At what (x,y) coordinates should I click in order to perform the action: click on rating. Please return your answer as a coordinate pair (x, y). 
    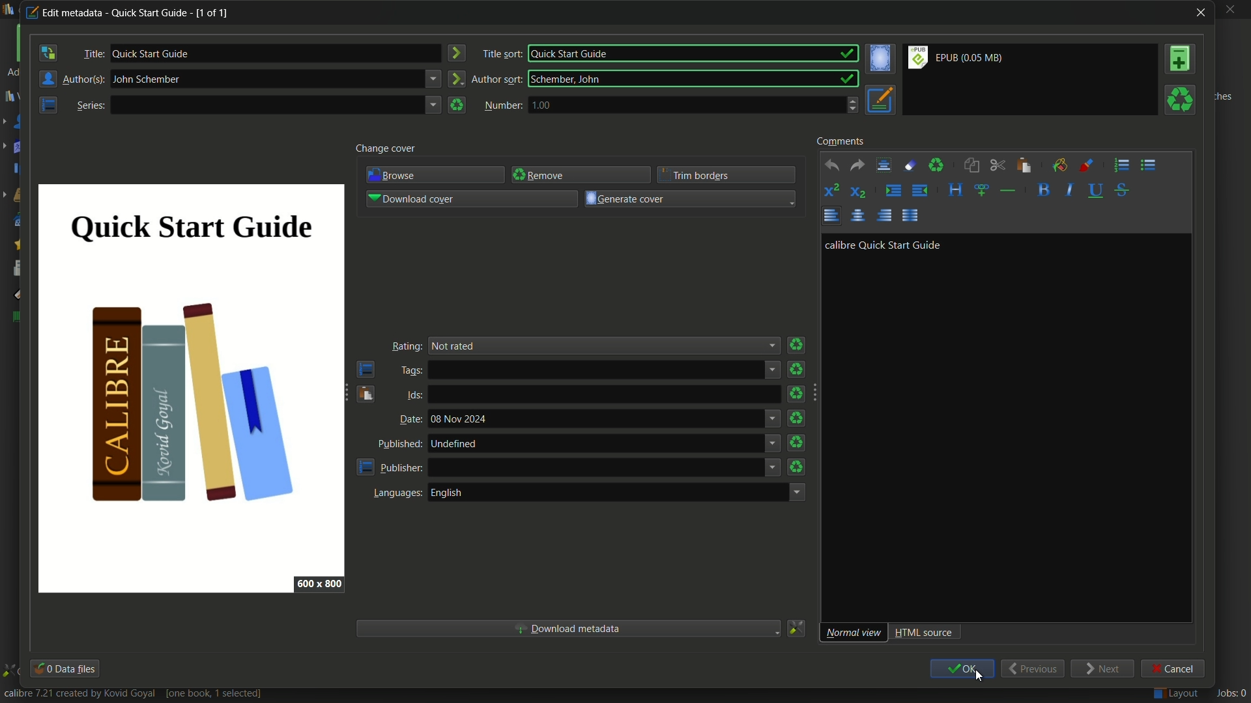
    Looking at the image, I should click on (455, 346).